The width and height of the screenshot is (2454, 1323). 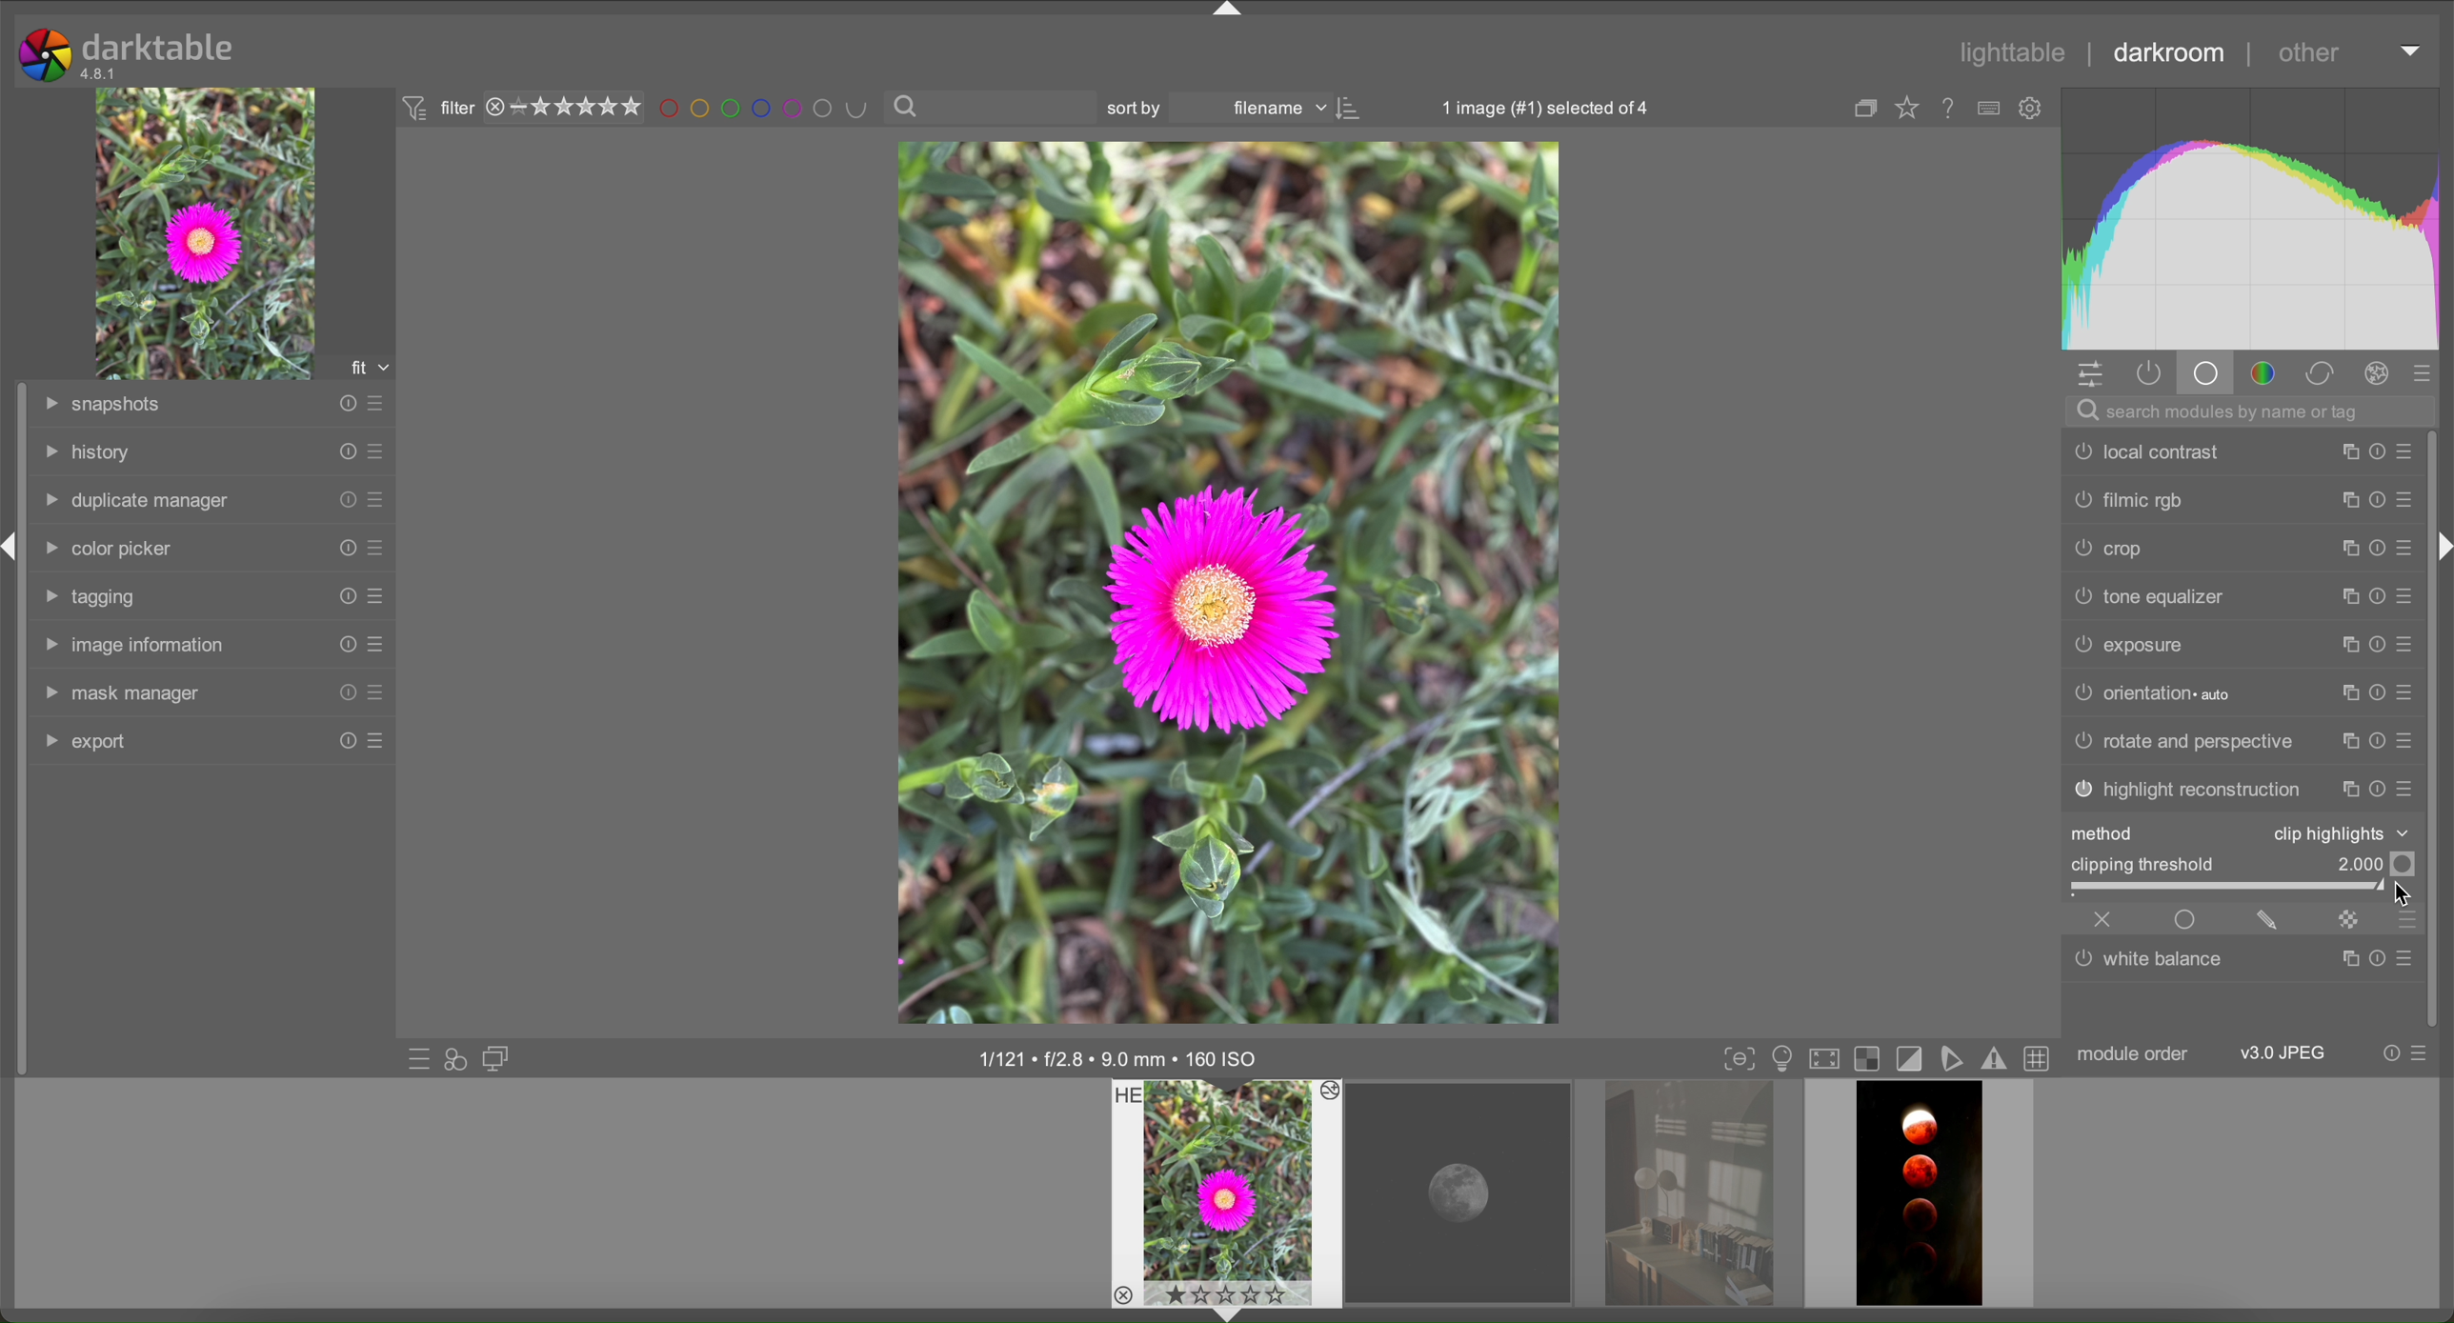 What do you see at coordinates (2376, 694) in the screenshot?
I see `reset presets` at bounding box center [2376, 694].